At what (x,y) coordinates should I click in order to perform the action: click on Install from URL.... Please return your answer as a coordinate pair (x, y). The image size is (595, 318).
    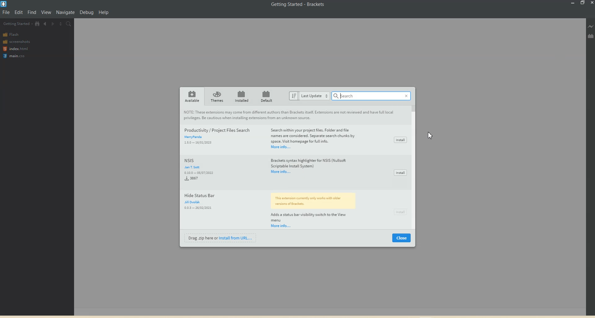
    Looking at the image, I should click on (238, 238).